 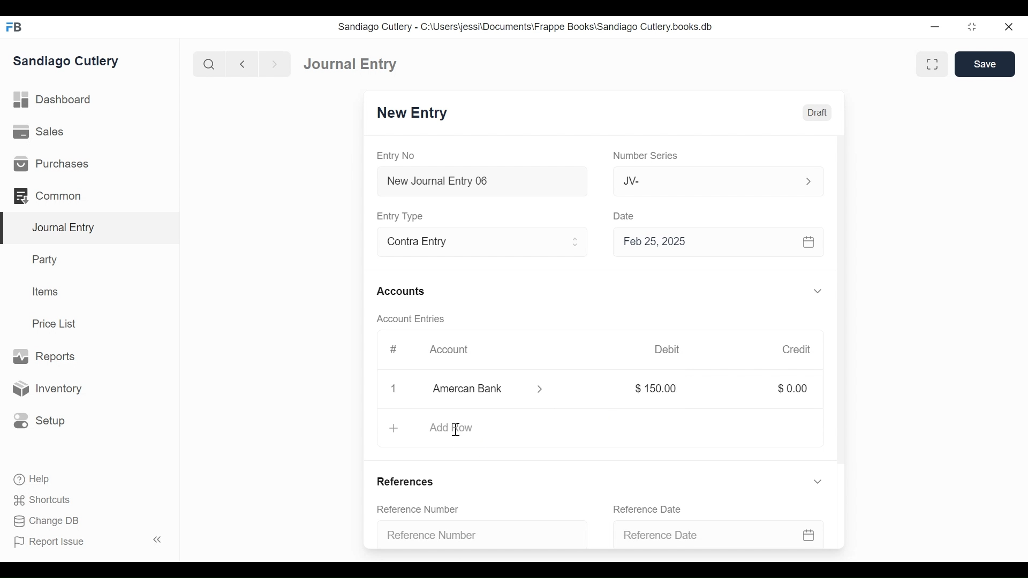 What do you see at coordinates (396, 388) in the screenshot?
I see `close` at bounding box center [396, 388].